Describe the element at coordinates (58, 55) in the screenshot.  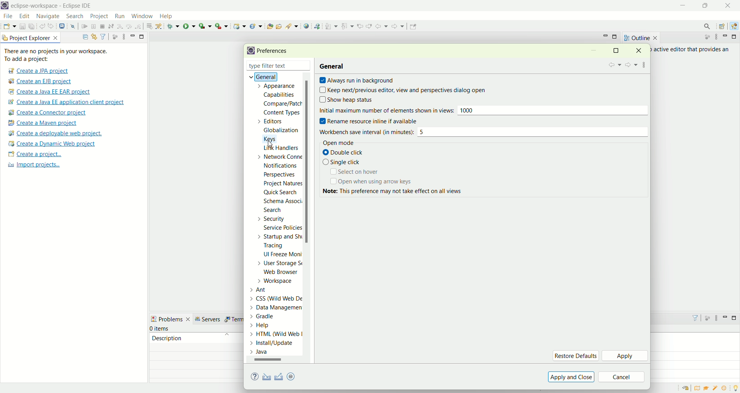
I see `There are no projects in your workspace. To add a project:` at that location.